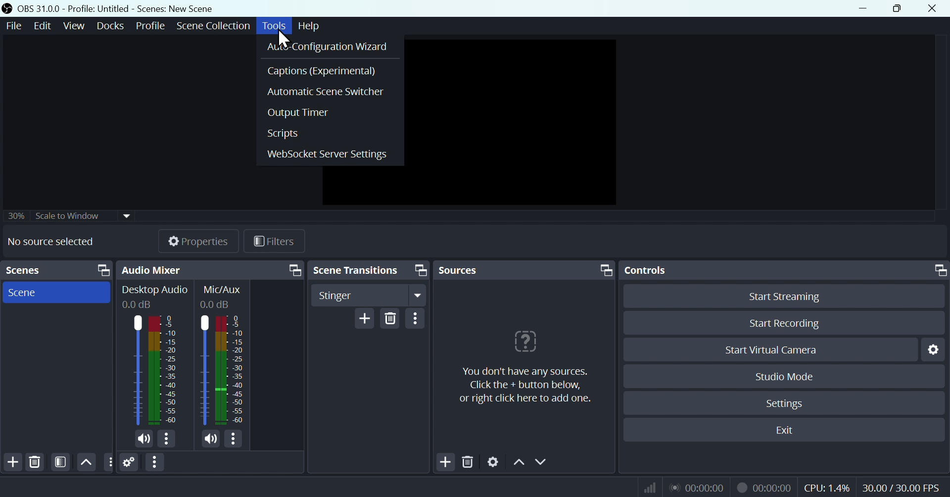 Image resolution: width=950 pixels, height=497 pixels. I want to click on Profile, so click(148, 26).